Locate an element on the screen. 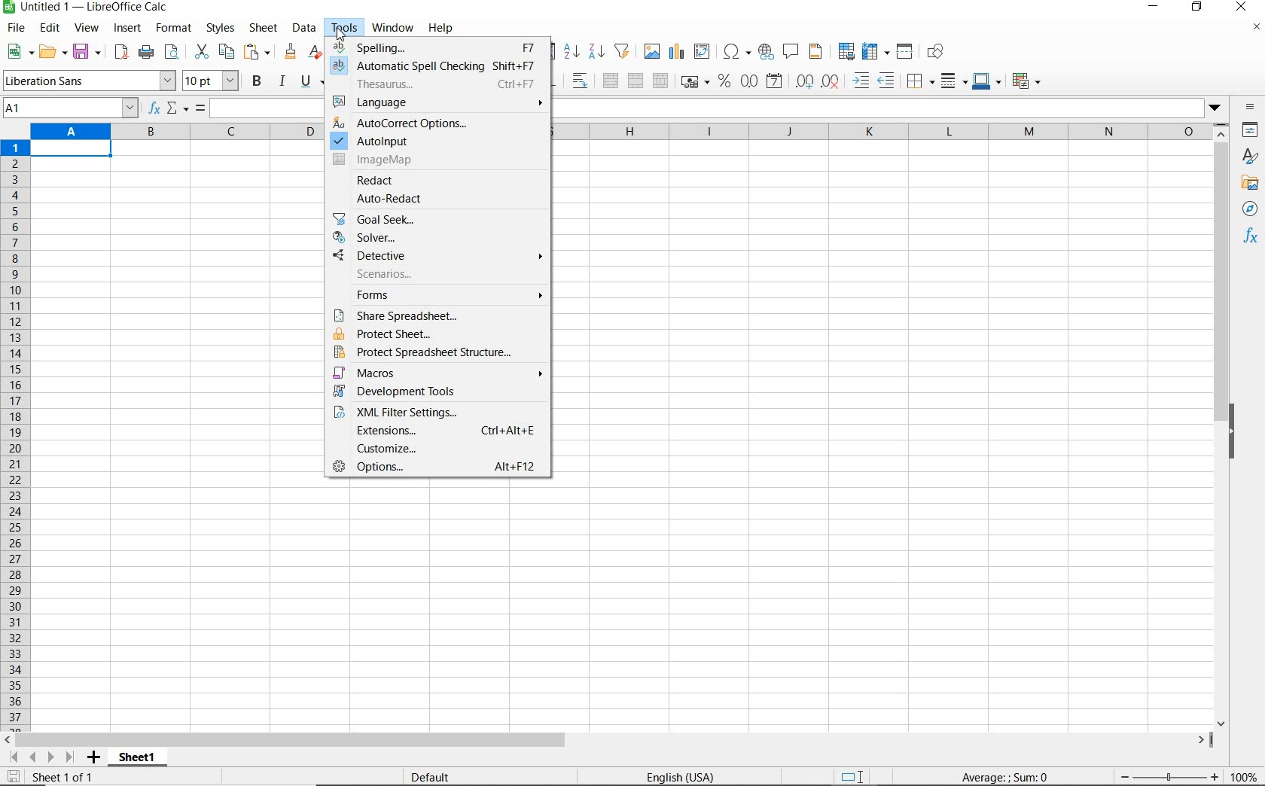 The height and width of the screenshot is (786, 1265). borders is located at coordinates (918, 81).